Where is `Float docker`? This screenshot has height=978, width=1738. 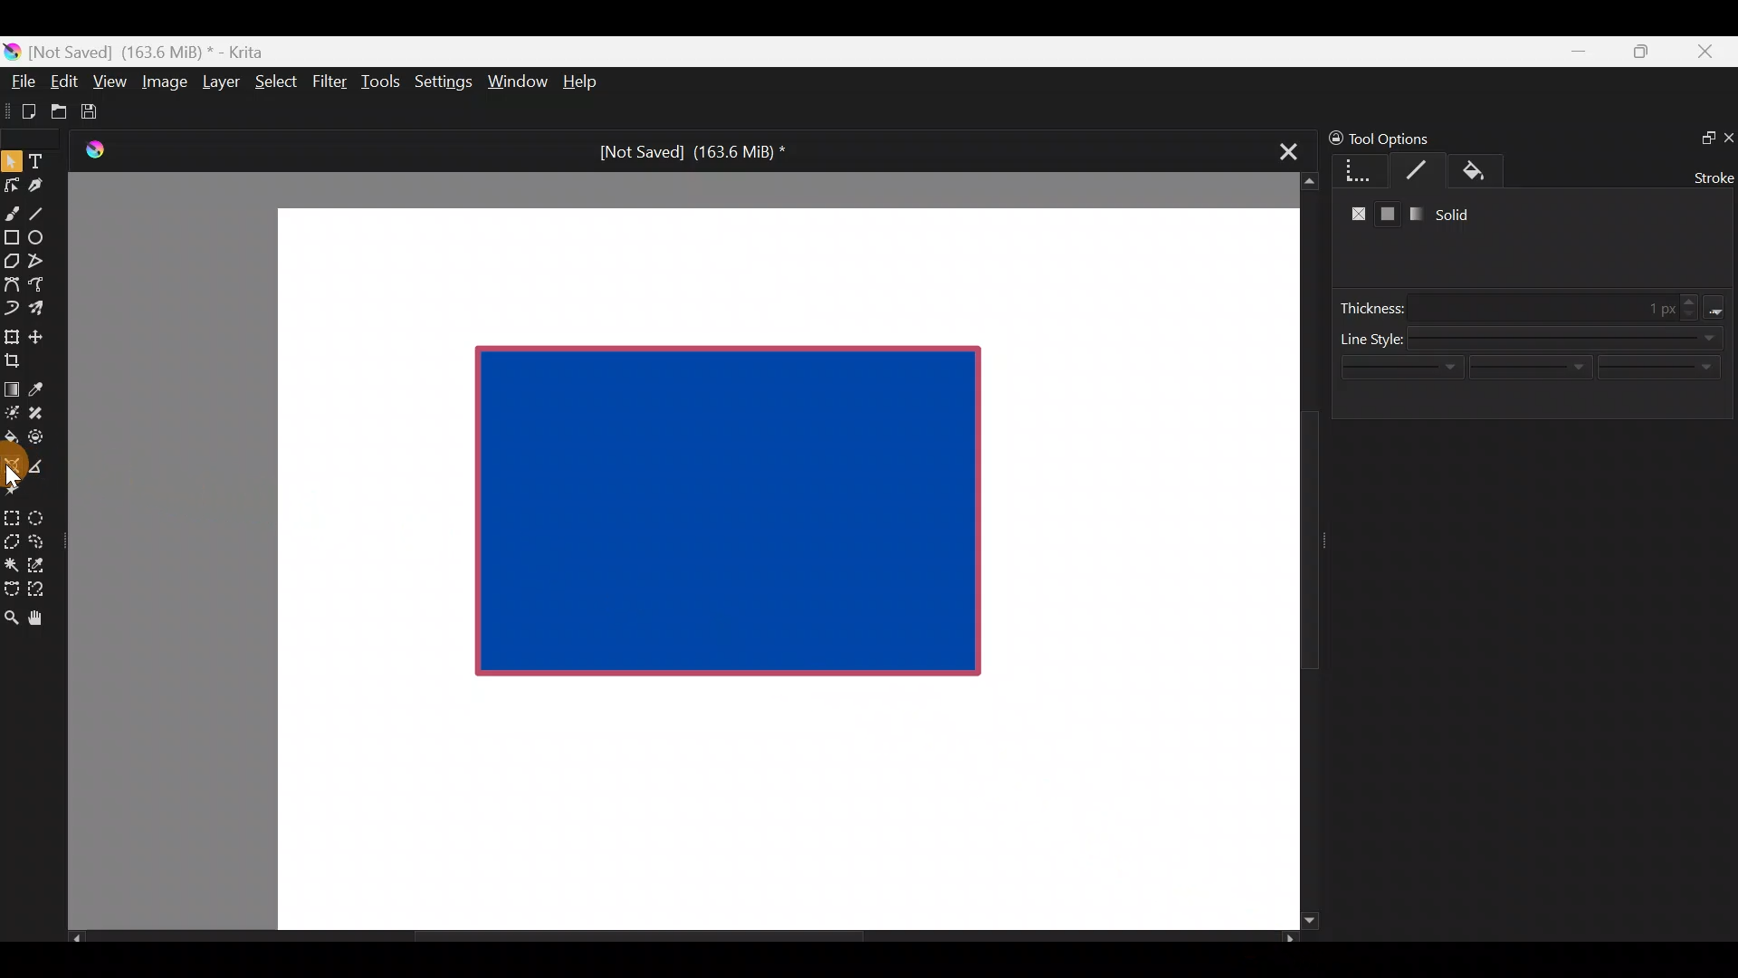
Float docker is located at coordinates (1700, 136).